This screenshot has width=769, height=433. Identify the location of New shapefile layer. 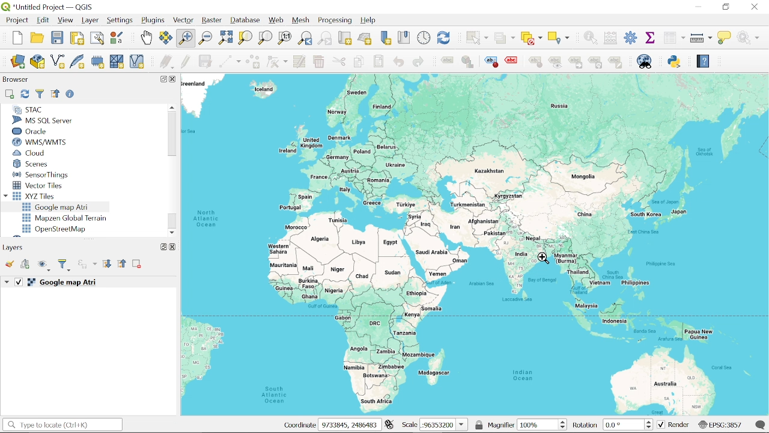
(57, 63).